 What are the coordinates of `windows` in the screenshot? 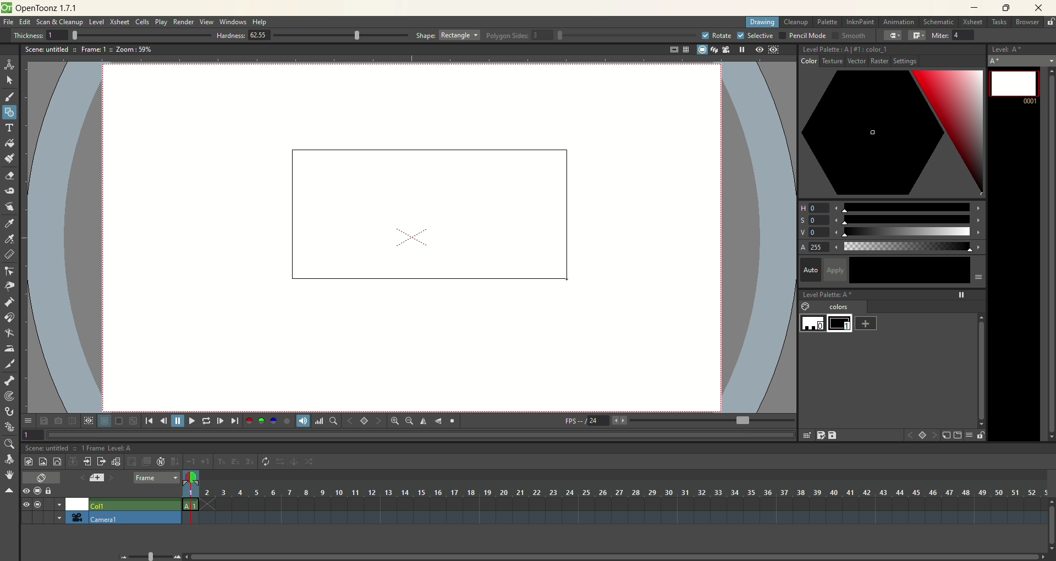 It's located at (234, 22).